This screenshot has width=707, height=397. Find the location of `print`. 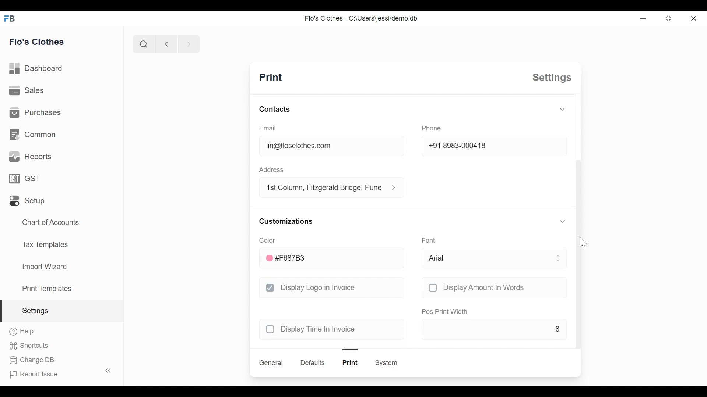

print is located at coordinates (271, 78).